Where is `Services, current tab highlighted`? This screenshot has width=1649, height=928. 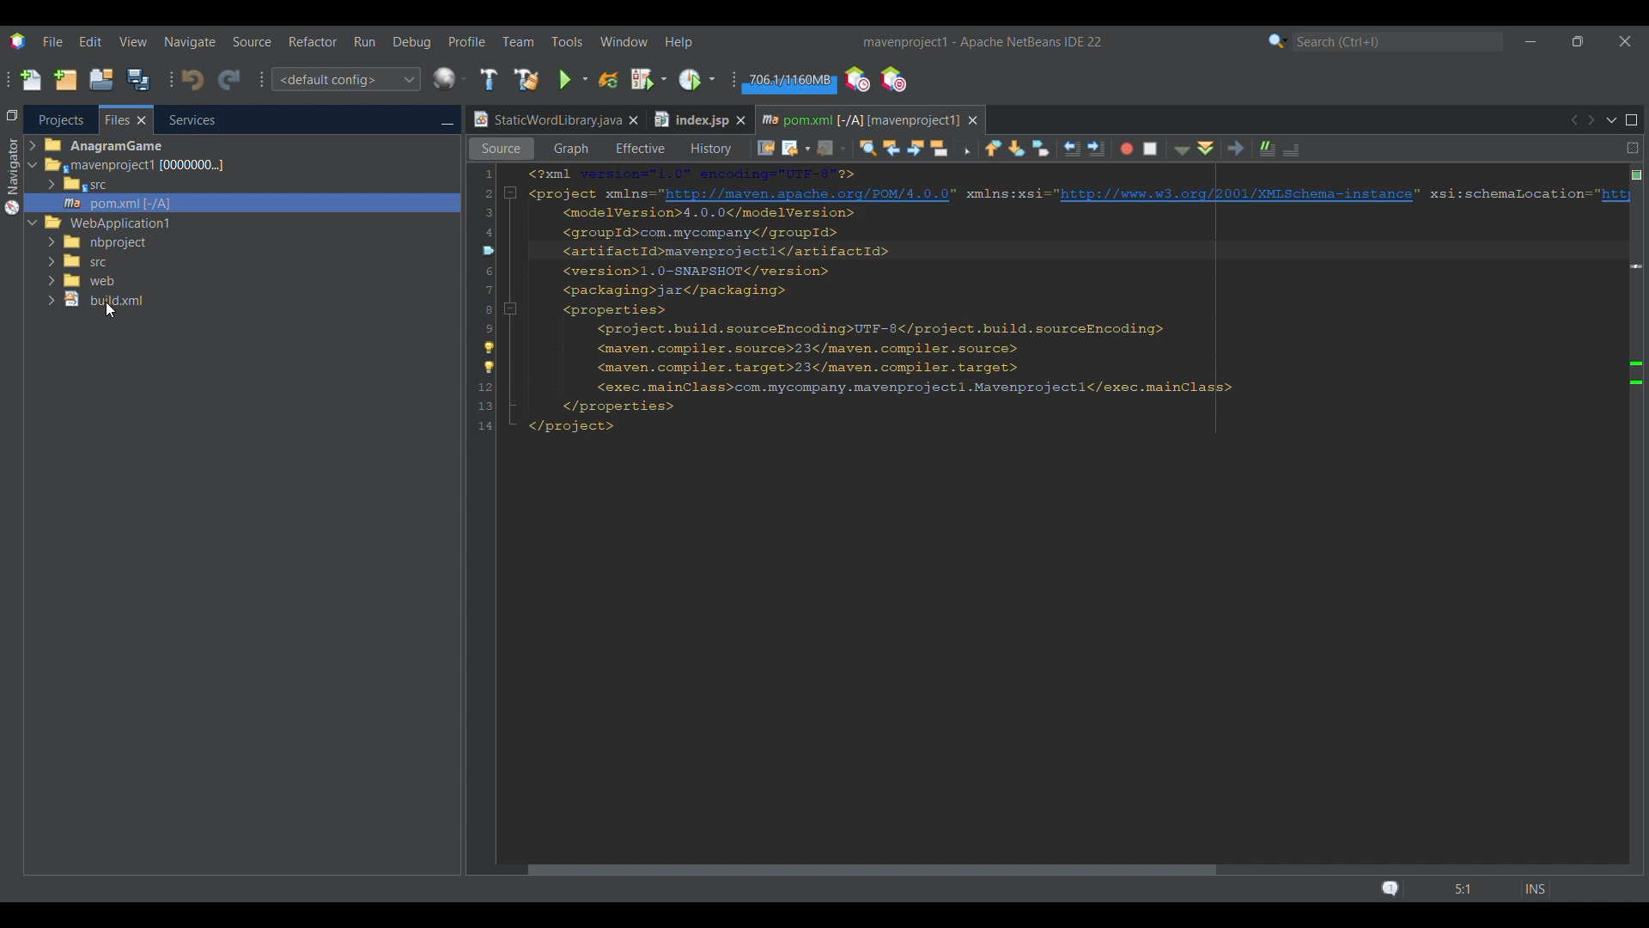 Services, current tab highlighted is located at coordinates (183, 119).